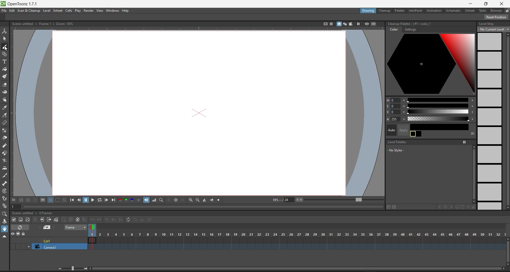  What do you see at coordinates (5, 183) in the screenshot?
I see `skeleton tool` at bounding box center [5, 183].